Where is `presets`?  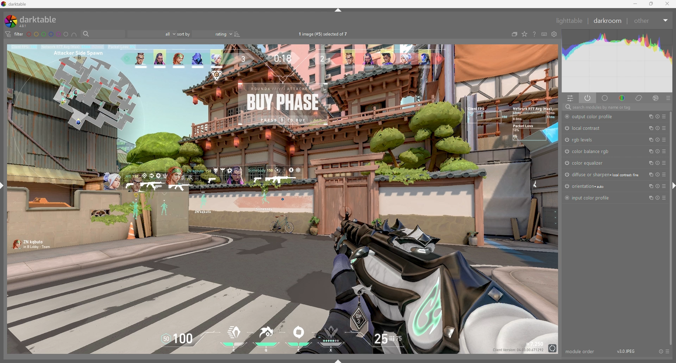 presets is located at coordinates (664, 128).